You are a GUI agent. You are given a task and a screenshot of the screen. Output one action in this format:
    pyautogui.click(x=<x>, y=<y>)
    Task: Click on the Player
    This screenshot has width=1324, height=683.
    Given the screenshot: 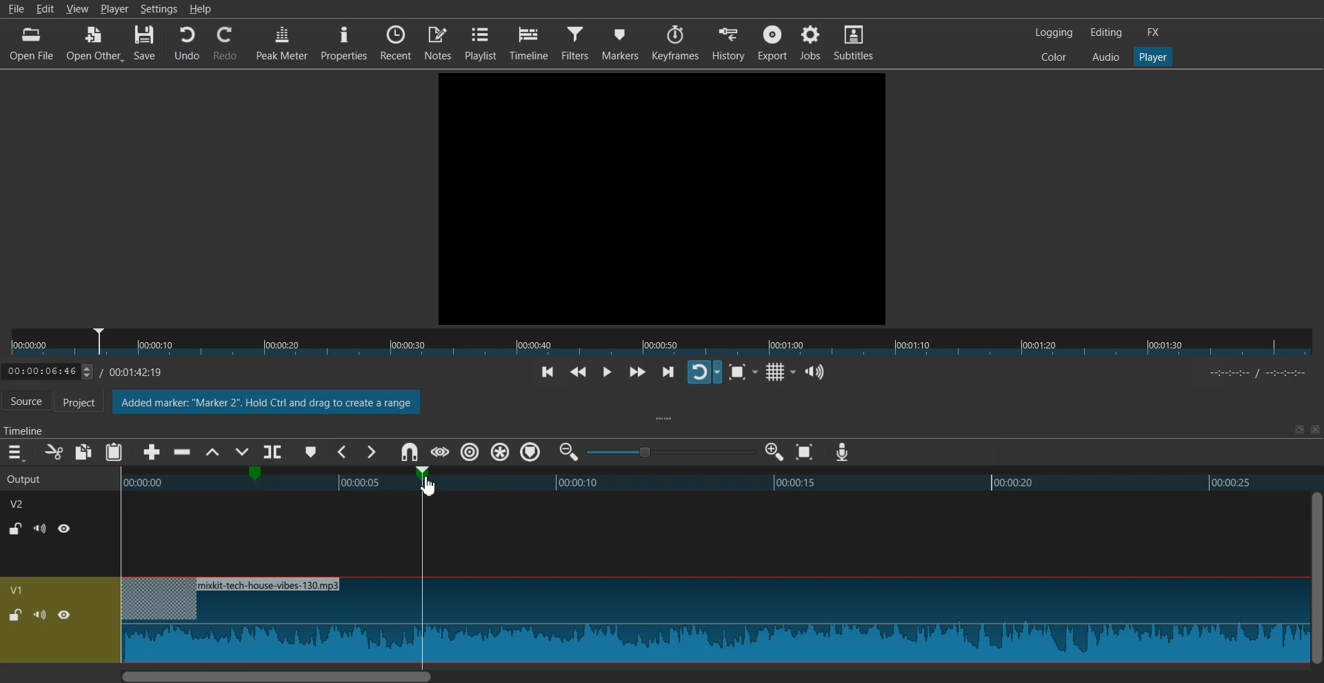 What is the action you would take?
    pyautogui.click(x=114, y=8)
    